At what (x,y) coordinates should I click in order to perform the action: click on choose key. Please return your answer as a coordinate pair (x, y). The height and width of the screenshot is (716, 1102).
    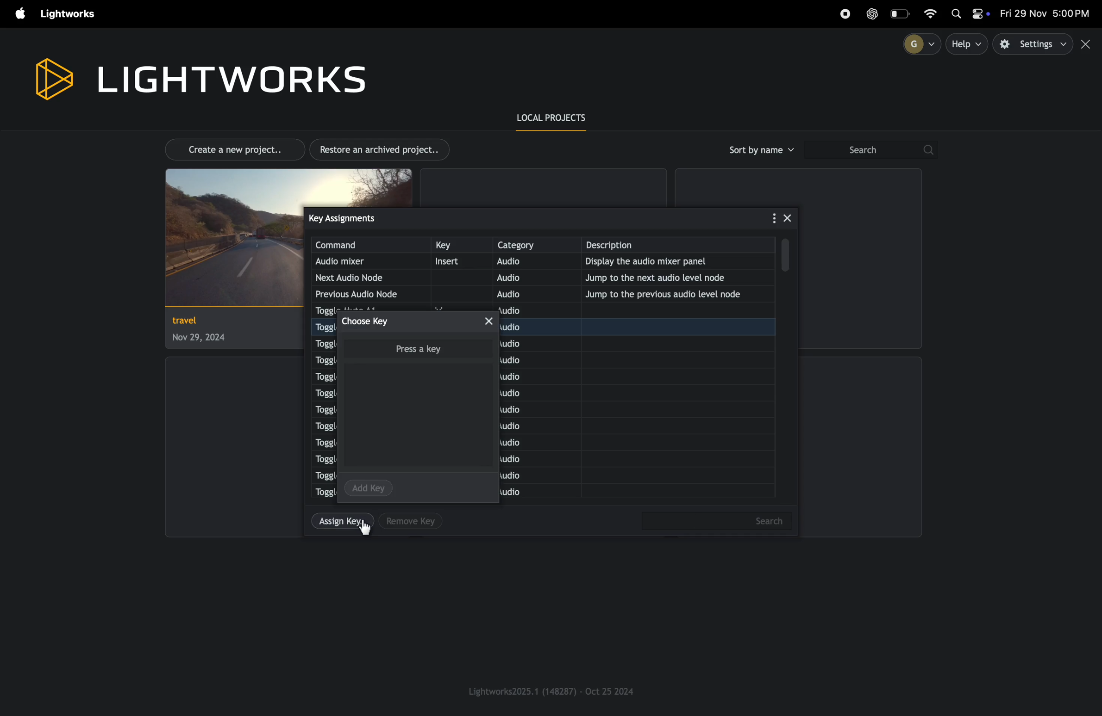
    Looking at the image, I should click on (372, 321).